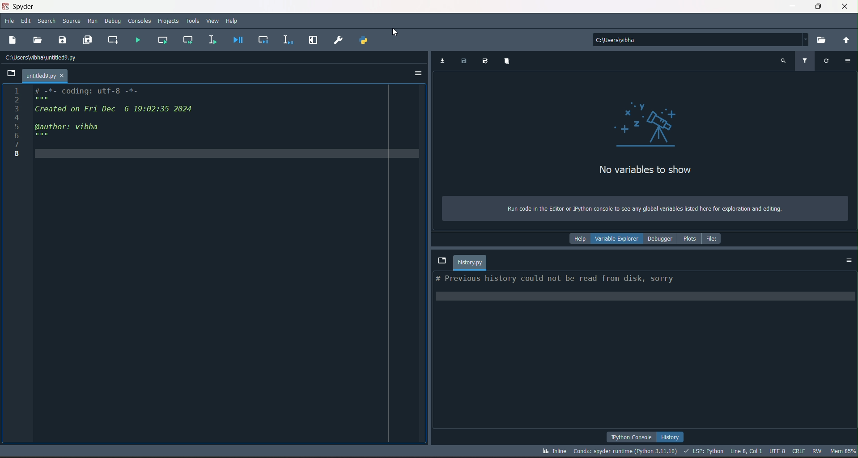 Image resolution: width=858 pixels, height=458 pixels. I want to click on save file, so click(63, 40).